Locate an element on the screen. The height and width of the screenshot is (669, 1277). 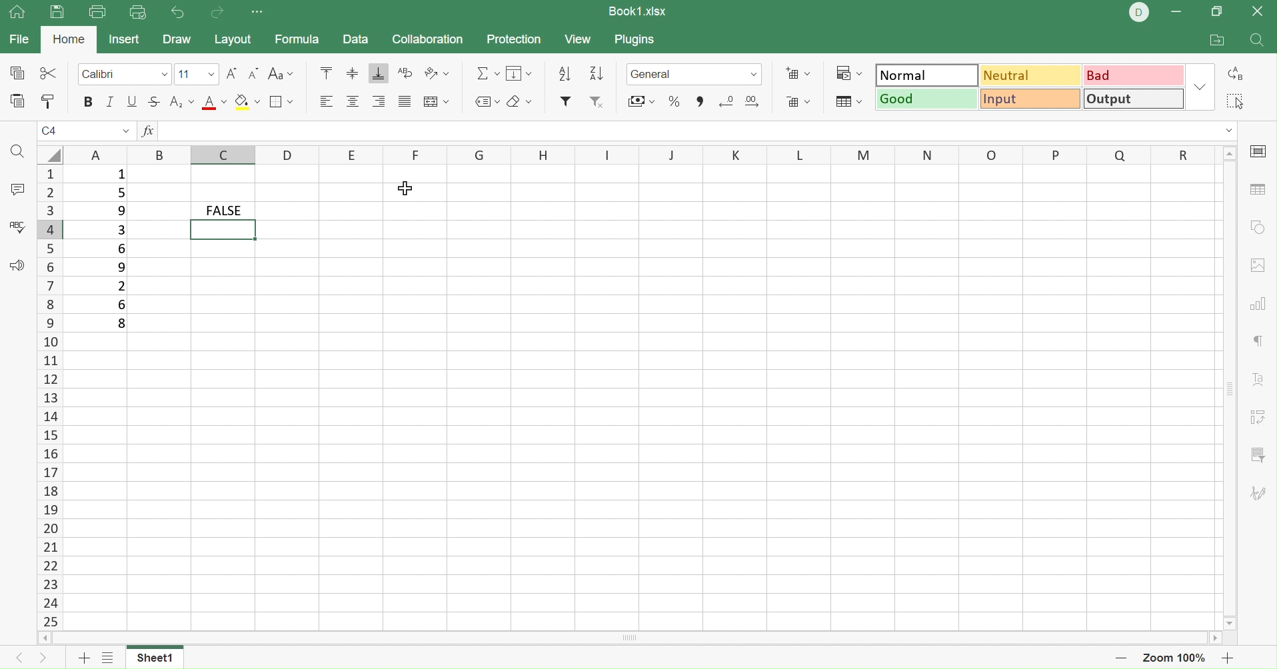
Align top is located at coordinates (325, 73).